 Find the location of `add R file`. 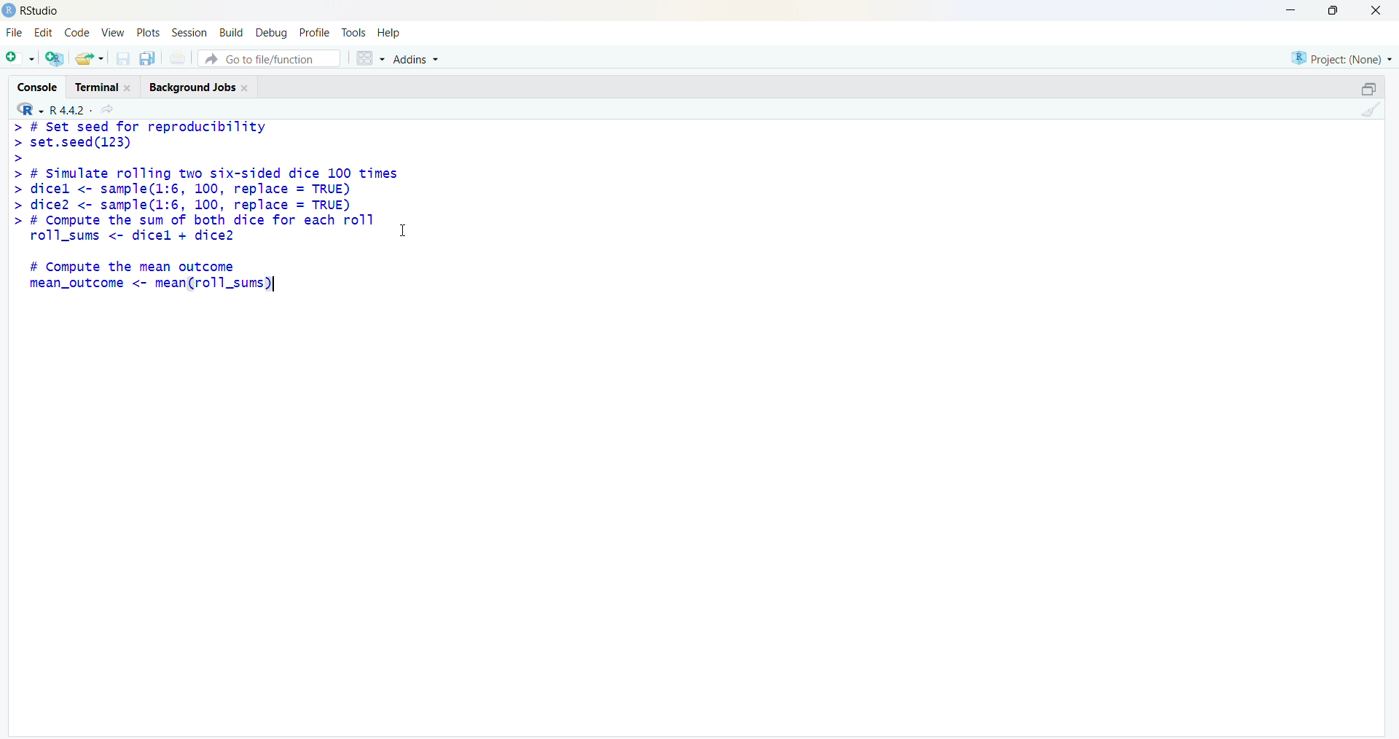

add R file is located at coordinates (55, 58).